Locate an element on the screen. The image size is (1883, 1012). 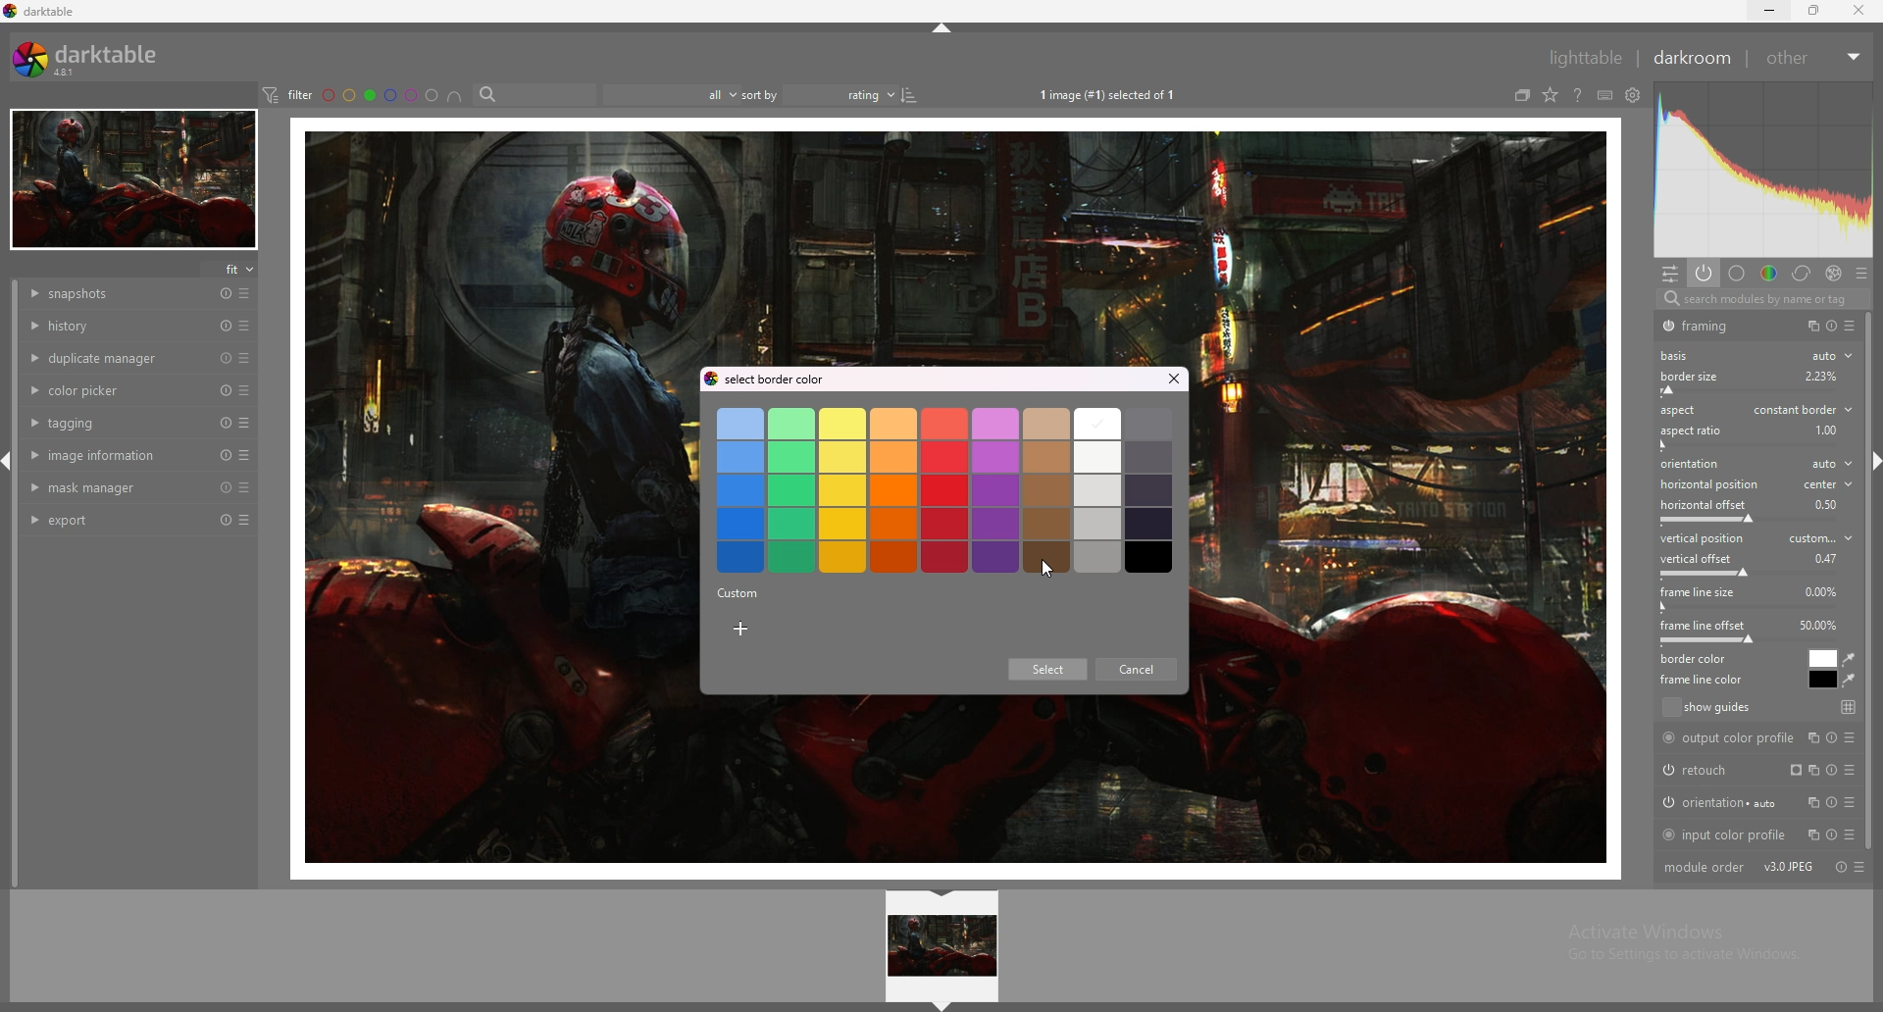
correct is located at coordinates (1800, 274).